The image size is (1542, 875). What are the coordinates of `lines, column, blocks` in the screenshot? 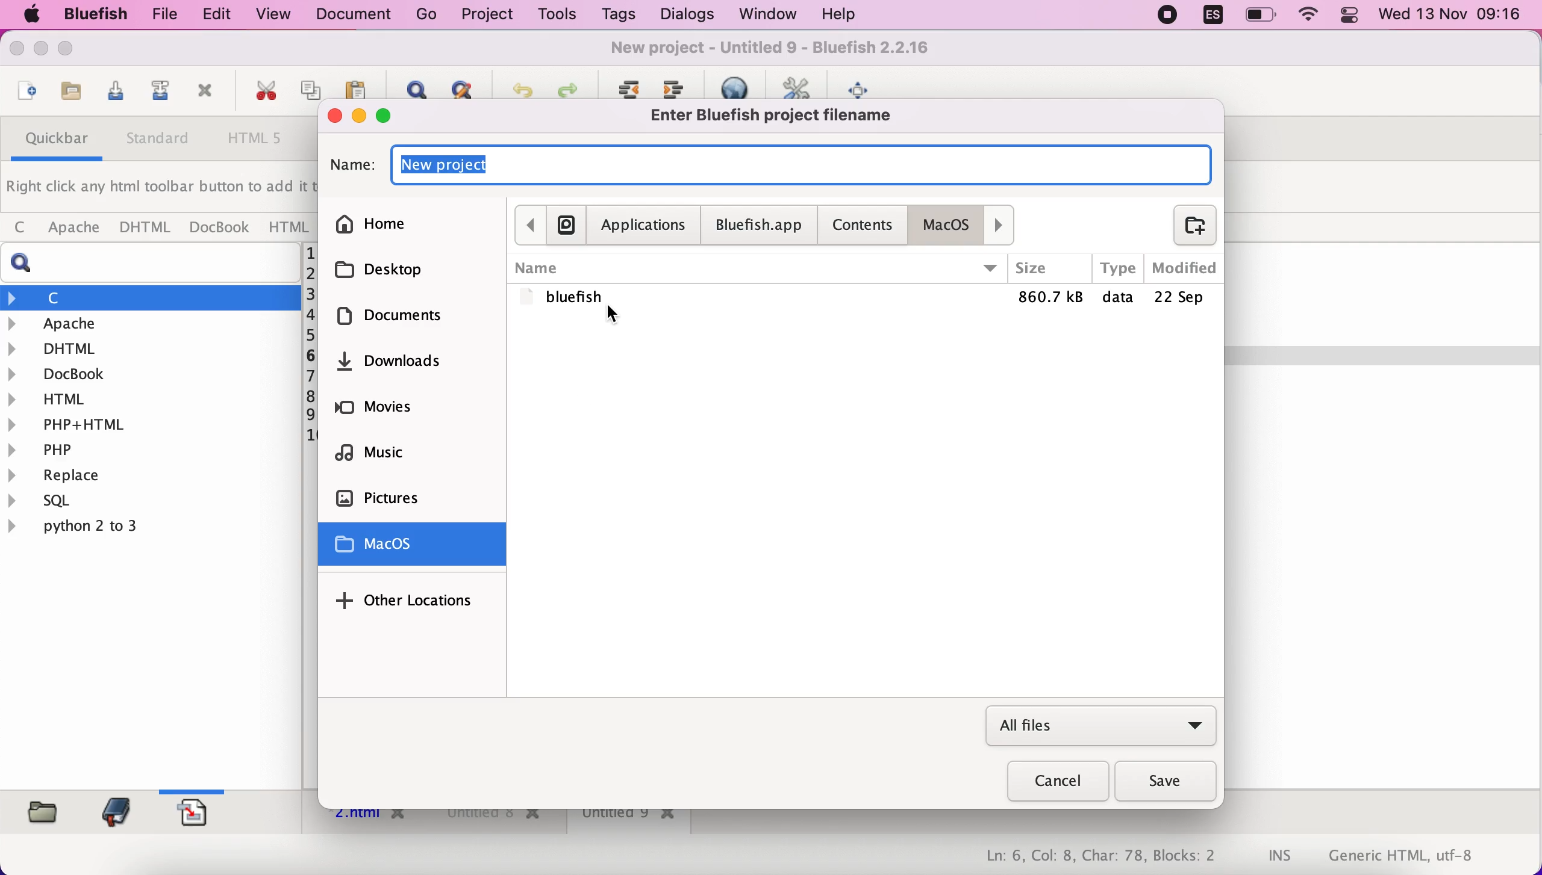 It's located at (1092, 857).